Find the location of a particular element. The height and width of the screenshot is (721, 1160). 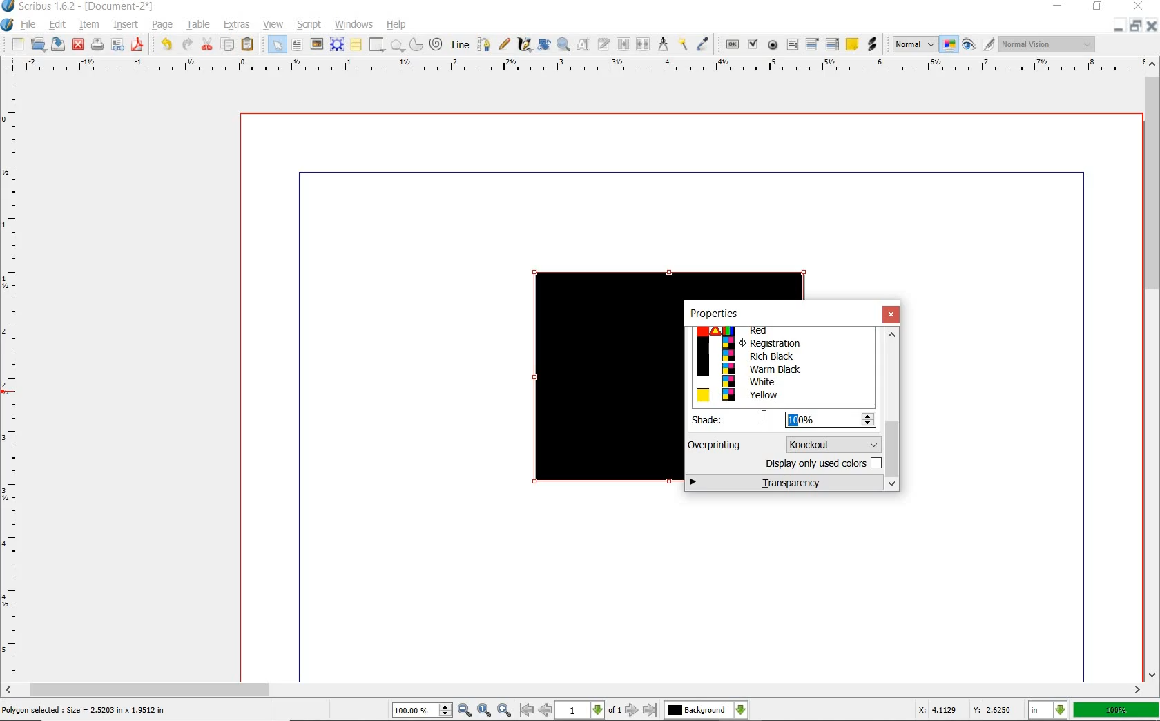

scrollbar is located at coordinates (1152, 369).